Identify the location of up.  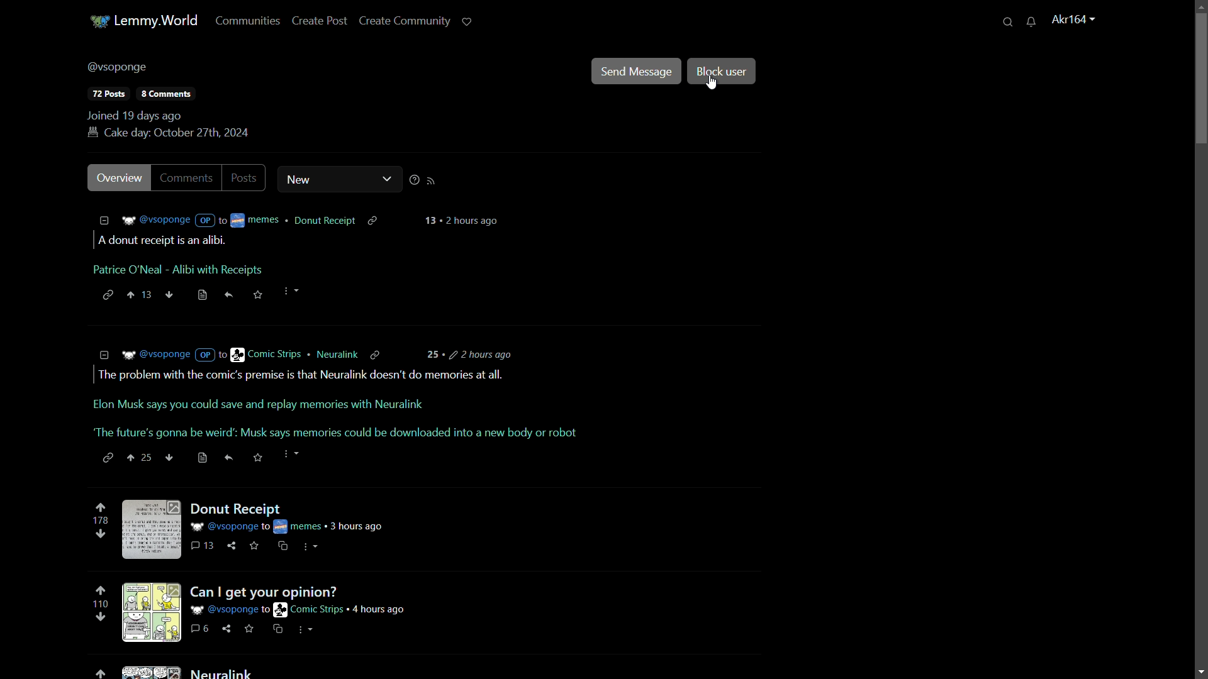
(143, 294).